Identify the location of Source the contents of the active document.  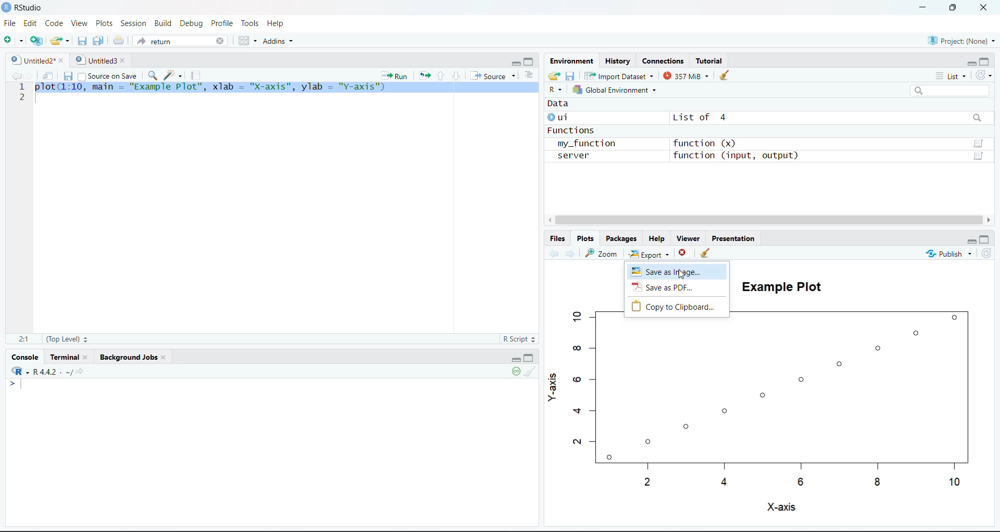
(491, 74).